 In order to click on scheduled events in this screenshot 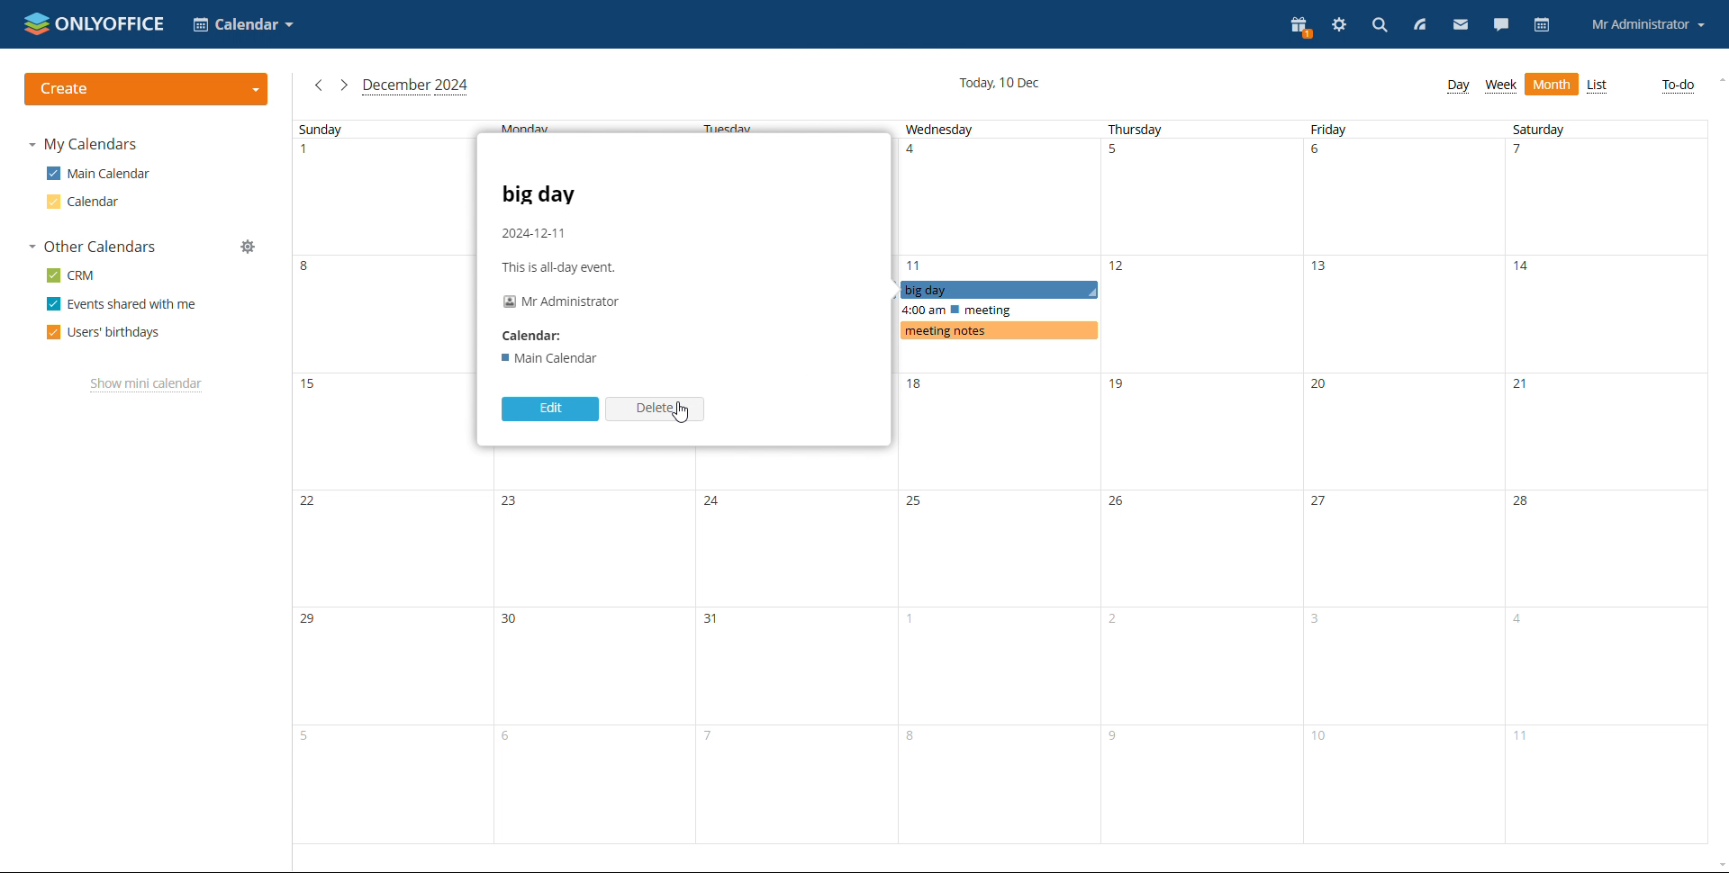, I will do `click(998, 310)`.